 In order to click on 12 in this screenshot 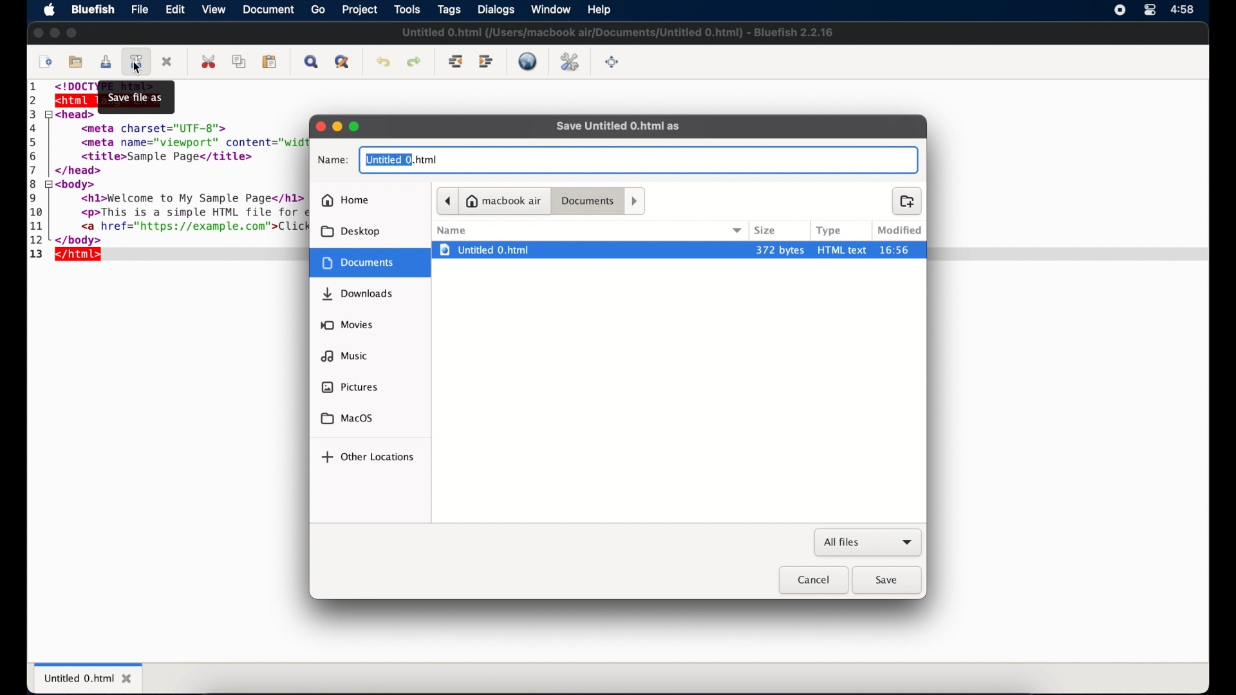, I will do `click(38, 240)`.